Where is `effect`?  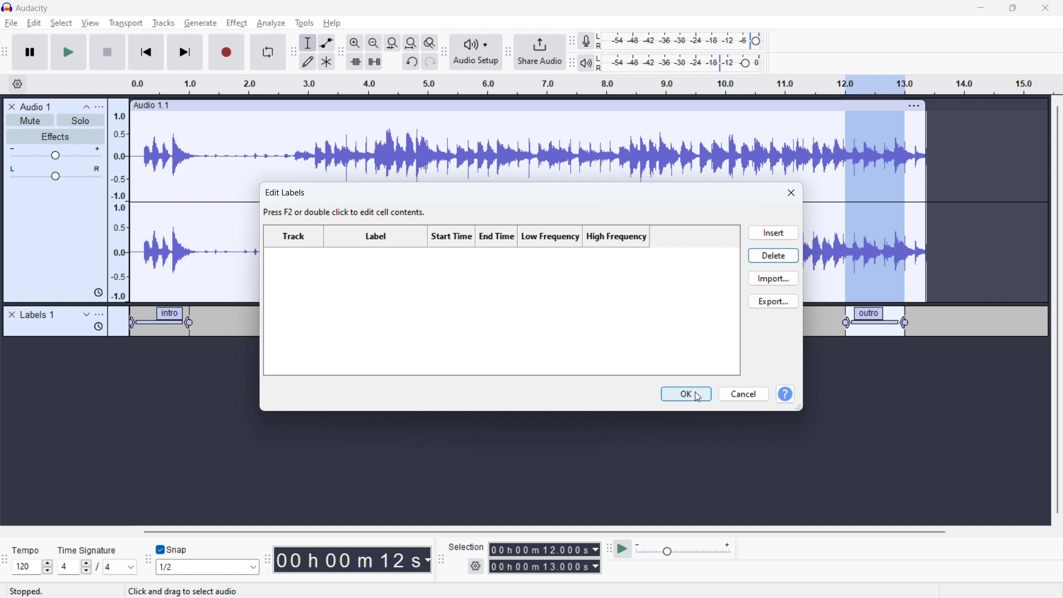
effect is located at coordinates (237, 23).